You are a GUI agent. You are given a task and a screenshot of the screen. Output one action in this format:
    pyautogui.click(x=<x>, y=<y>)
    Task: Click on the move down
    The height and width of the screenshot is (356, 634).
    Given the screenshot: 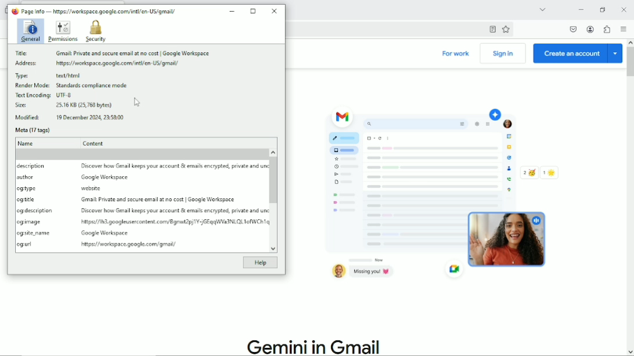 What is the action you would take?
    pyautogui.click(x=630, y=352)
    